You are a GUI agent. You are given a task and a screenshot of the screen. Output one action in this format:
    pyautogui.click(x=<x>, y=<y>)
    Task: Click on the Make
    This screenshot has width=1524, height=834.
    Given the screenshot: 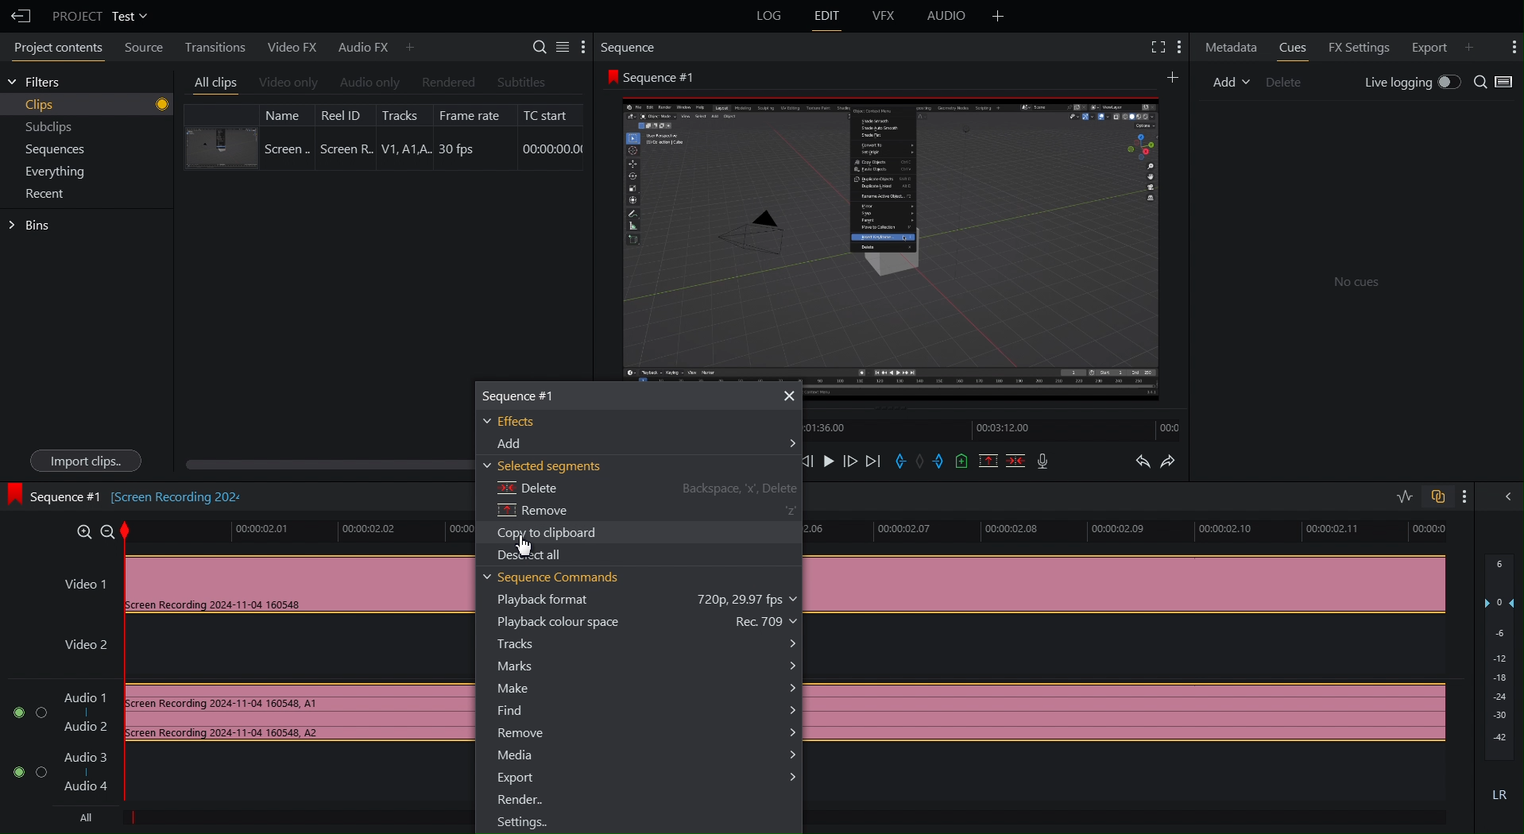 What is the action you would take?
    pyautogui.click(x=645, y=688)
    